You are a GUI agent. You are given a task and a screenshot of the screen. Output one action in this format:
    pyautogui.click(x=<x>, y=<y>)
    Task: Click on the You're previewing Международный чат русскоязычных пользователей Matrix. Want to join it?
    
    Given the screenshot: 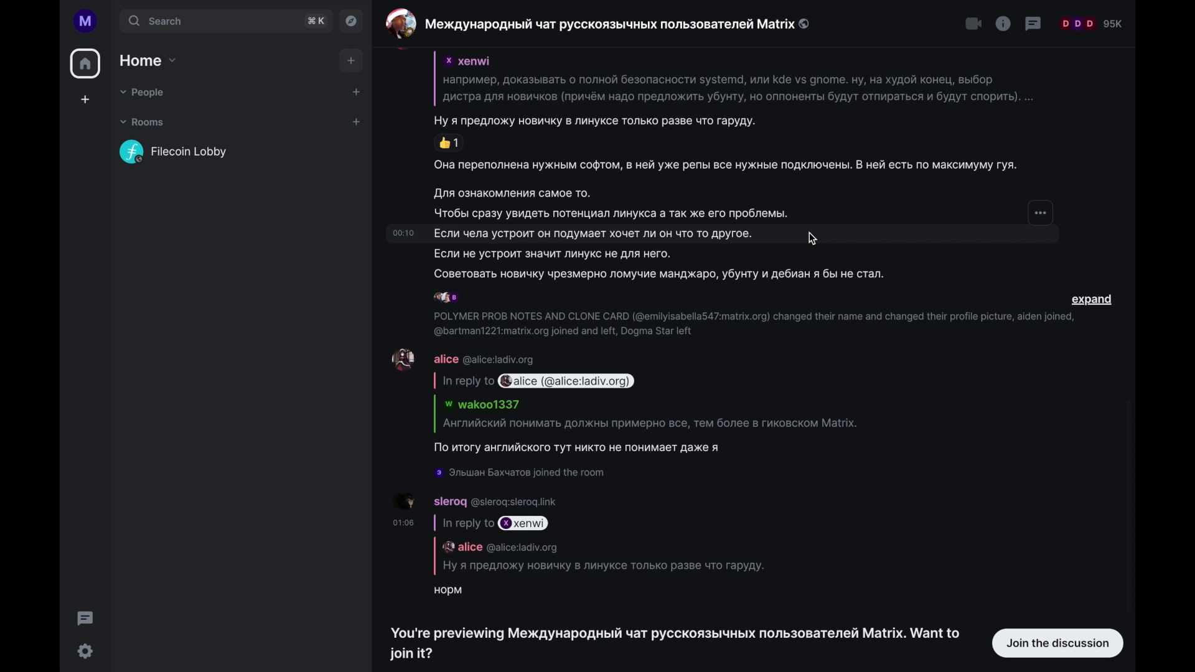 What is the action you would take?
    pyautogui.click(x=676, y=645)
    